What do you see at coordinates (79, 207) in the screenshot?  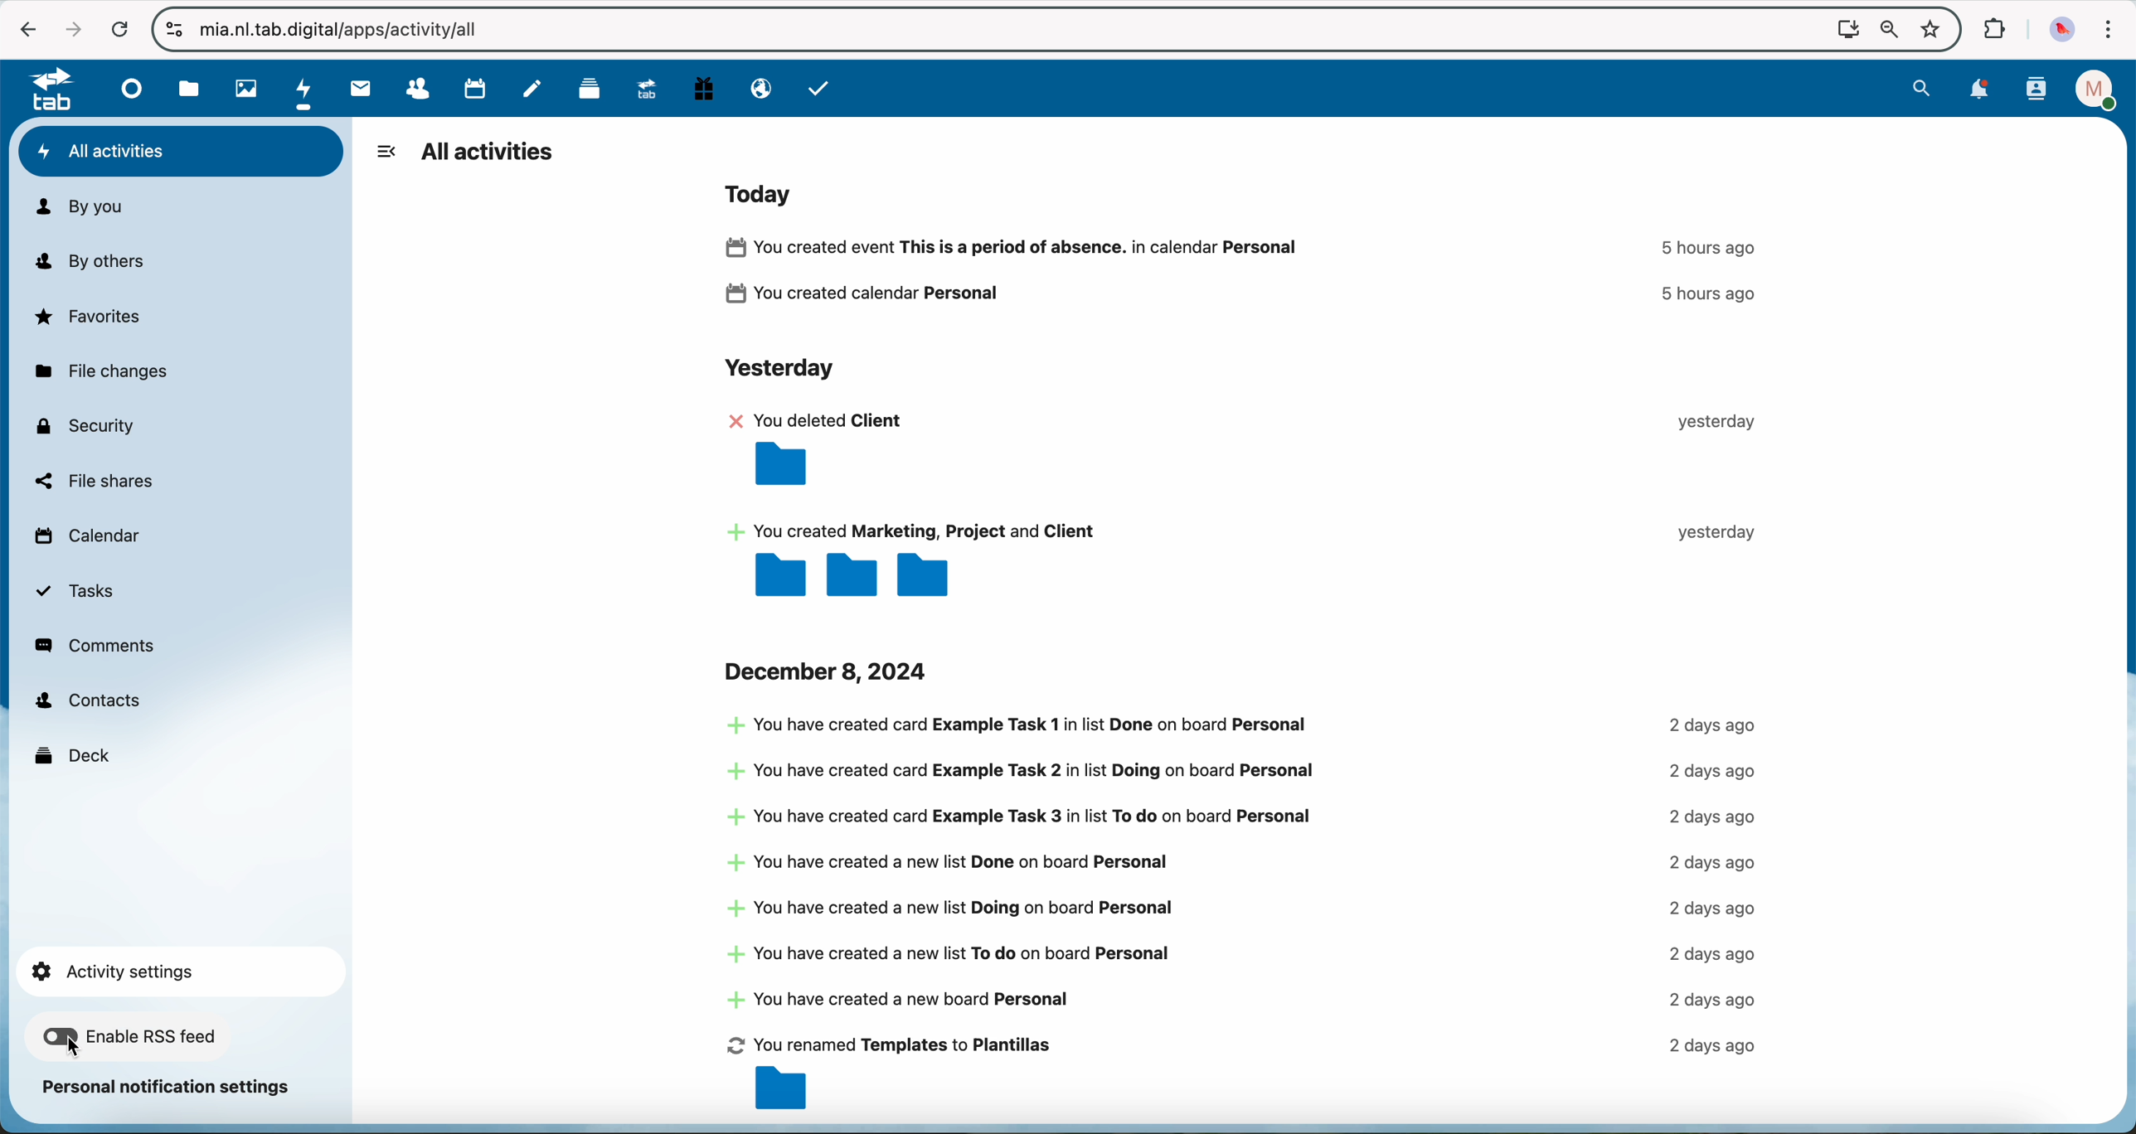 I see `by you` at bounding box center [79, 207].